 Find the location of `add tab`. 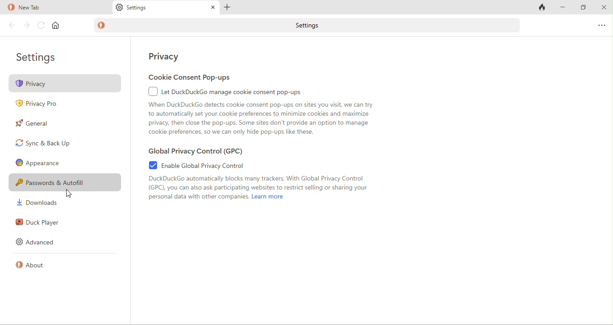

add tab is located at coordinates (227, 8).